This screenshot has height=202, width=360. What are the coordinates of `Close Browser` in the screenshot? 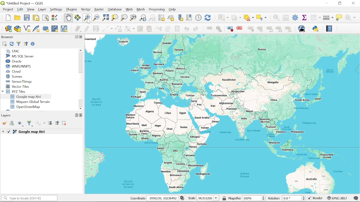 It's located at (81, 37).